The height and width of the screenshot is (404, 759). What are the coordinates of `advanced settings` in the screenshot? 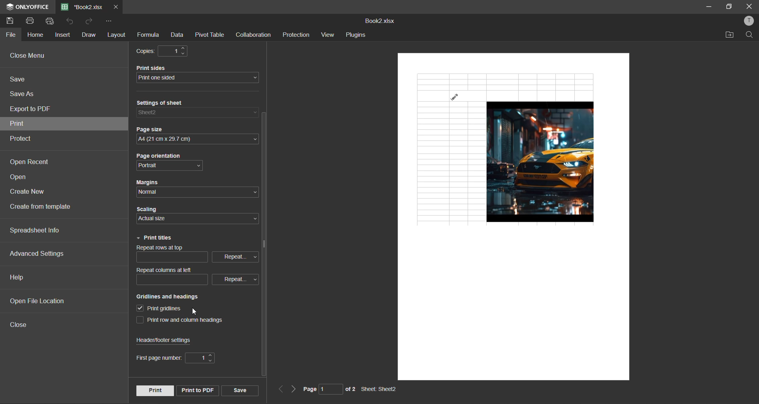 It's located at (41, 255).